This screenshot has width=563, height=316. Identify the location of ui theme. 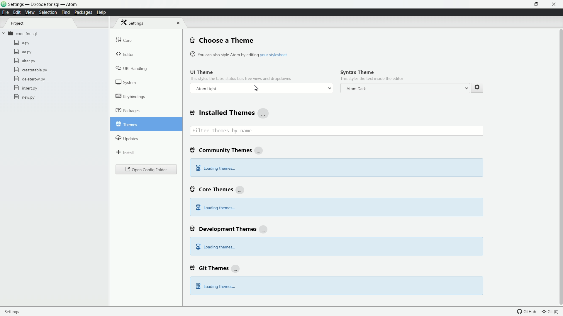
(202, 72).